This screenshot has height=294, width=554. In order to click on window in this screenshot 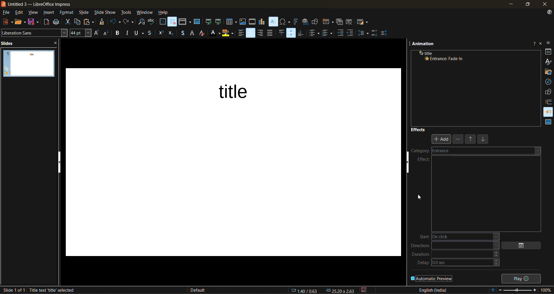, I will do `click(145, 13)`.